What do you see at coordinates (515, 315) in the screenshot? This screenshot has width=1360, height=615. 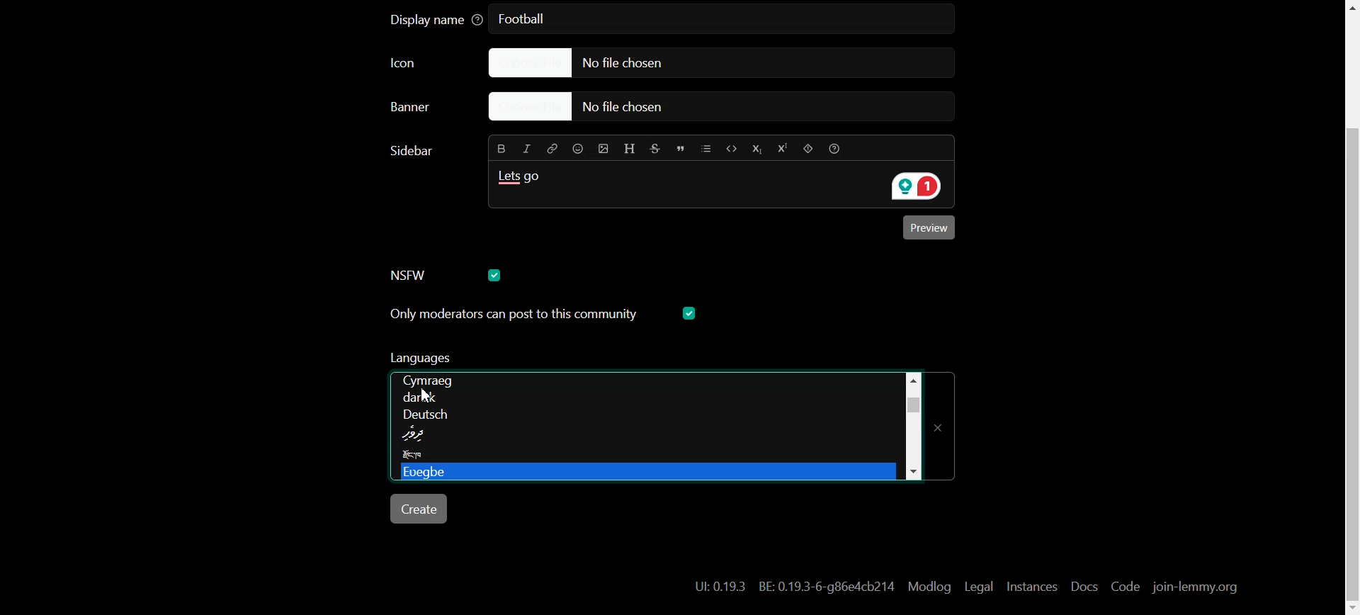 I see `Enable post to community` at bounding box center [515, 315].